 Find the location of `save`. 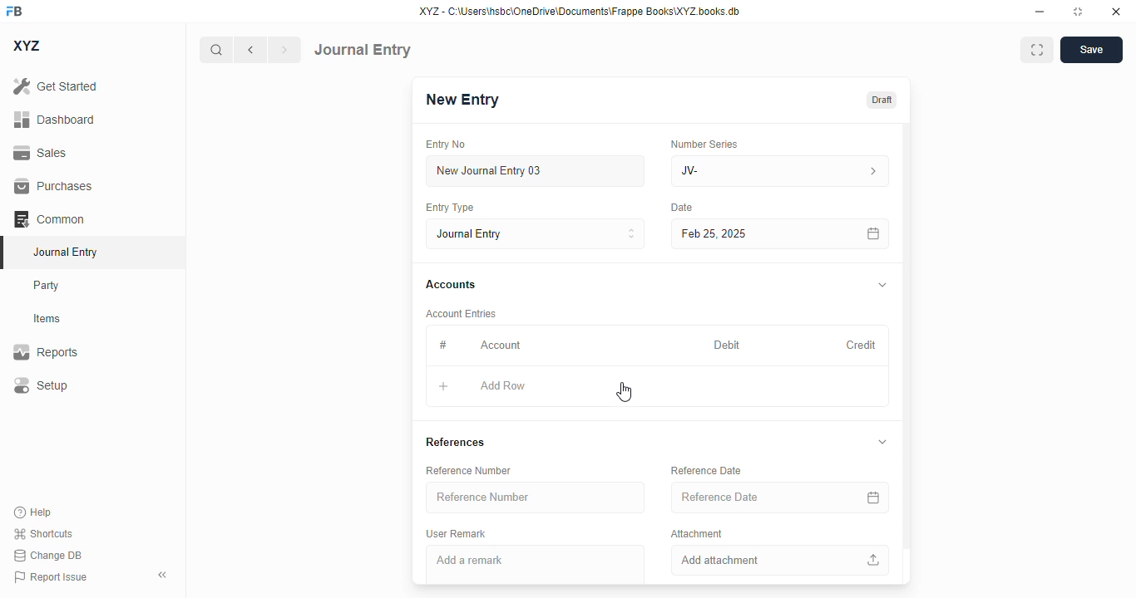

save is located at coordinates (1092, 50).